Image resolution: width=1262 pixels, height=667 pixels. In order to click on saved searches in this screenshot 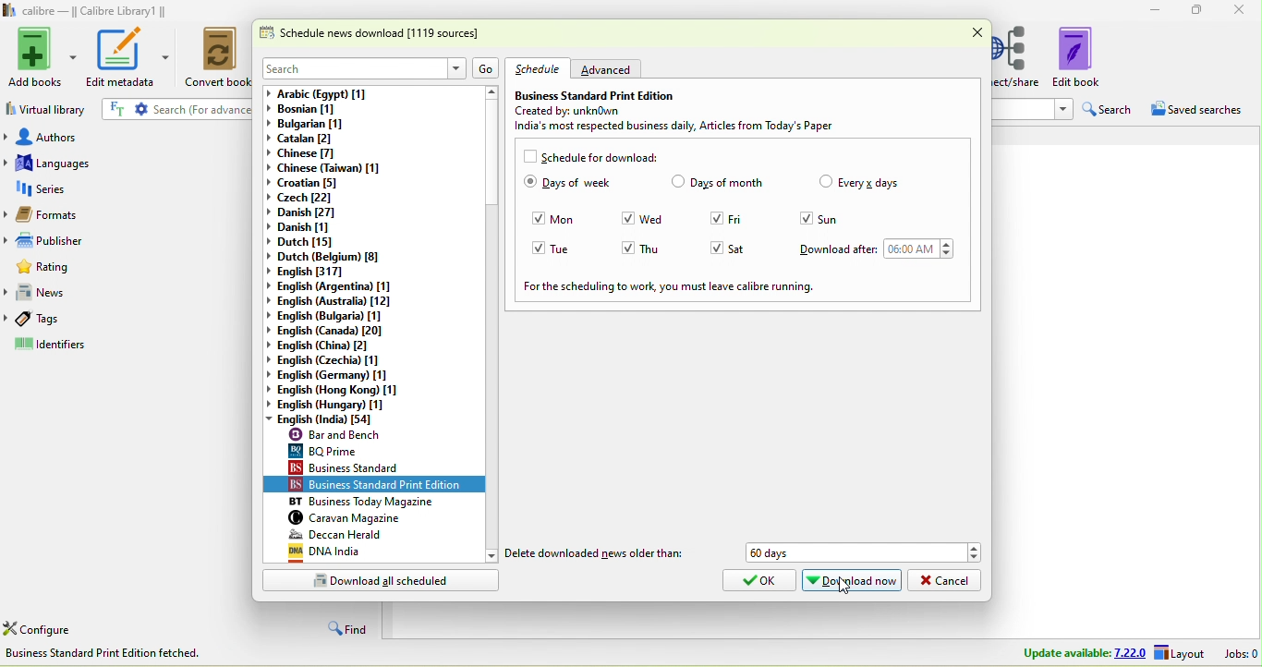, I will do `click(1197, 109)`.